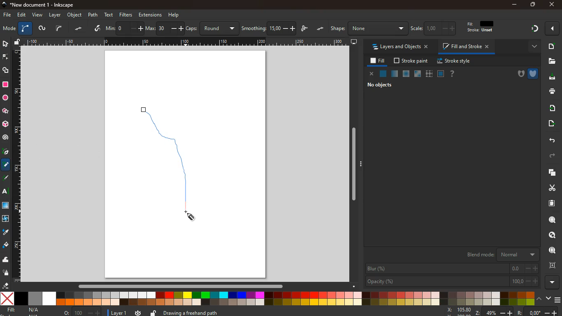 This screenshot has width=562, height=316. Describe the element at coordinates (268, 298) in the screenshot. I see `color` at that location.